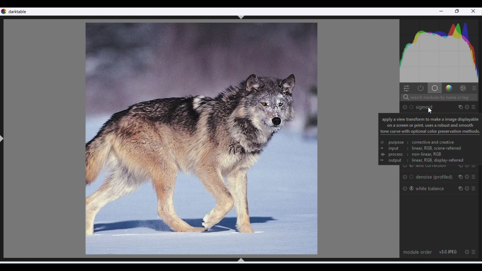 The image size is (482, 271). I want to click on Preset , so click(474, 88).